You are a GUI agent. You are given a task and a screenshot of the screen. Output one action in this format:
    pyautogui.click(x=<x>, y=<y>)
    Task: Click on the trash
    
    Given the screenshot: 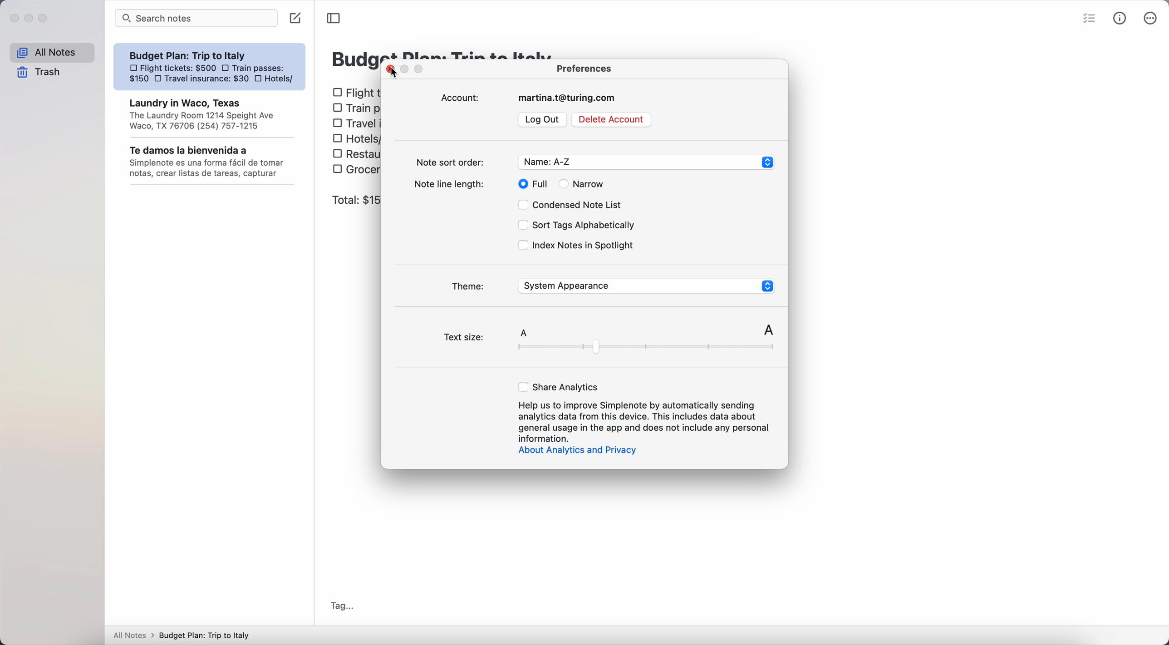 What is the action you would take?
    pyautogui.click(x=39, y=73)
    